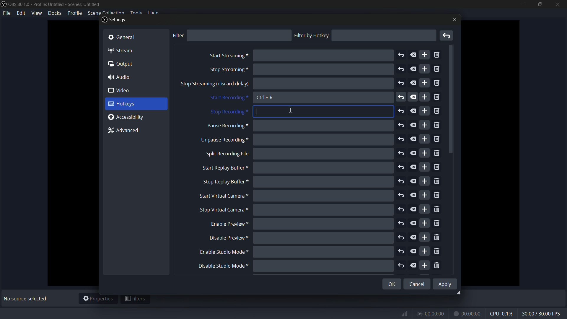 The height and width of the screenshot is (319, 567). Describe the element at coordinates (413, 224) in the screenshot. I see `delete` at that location.